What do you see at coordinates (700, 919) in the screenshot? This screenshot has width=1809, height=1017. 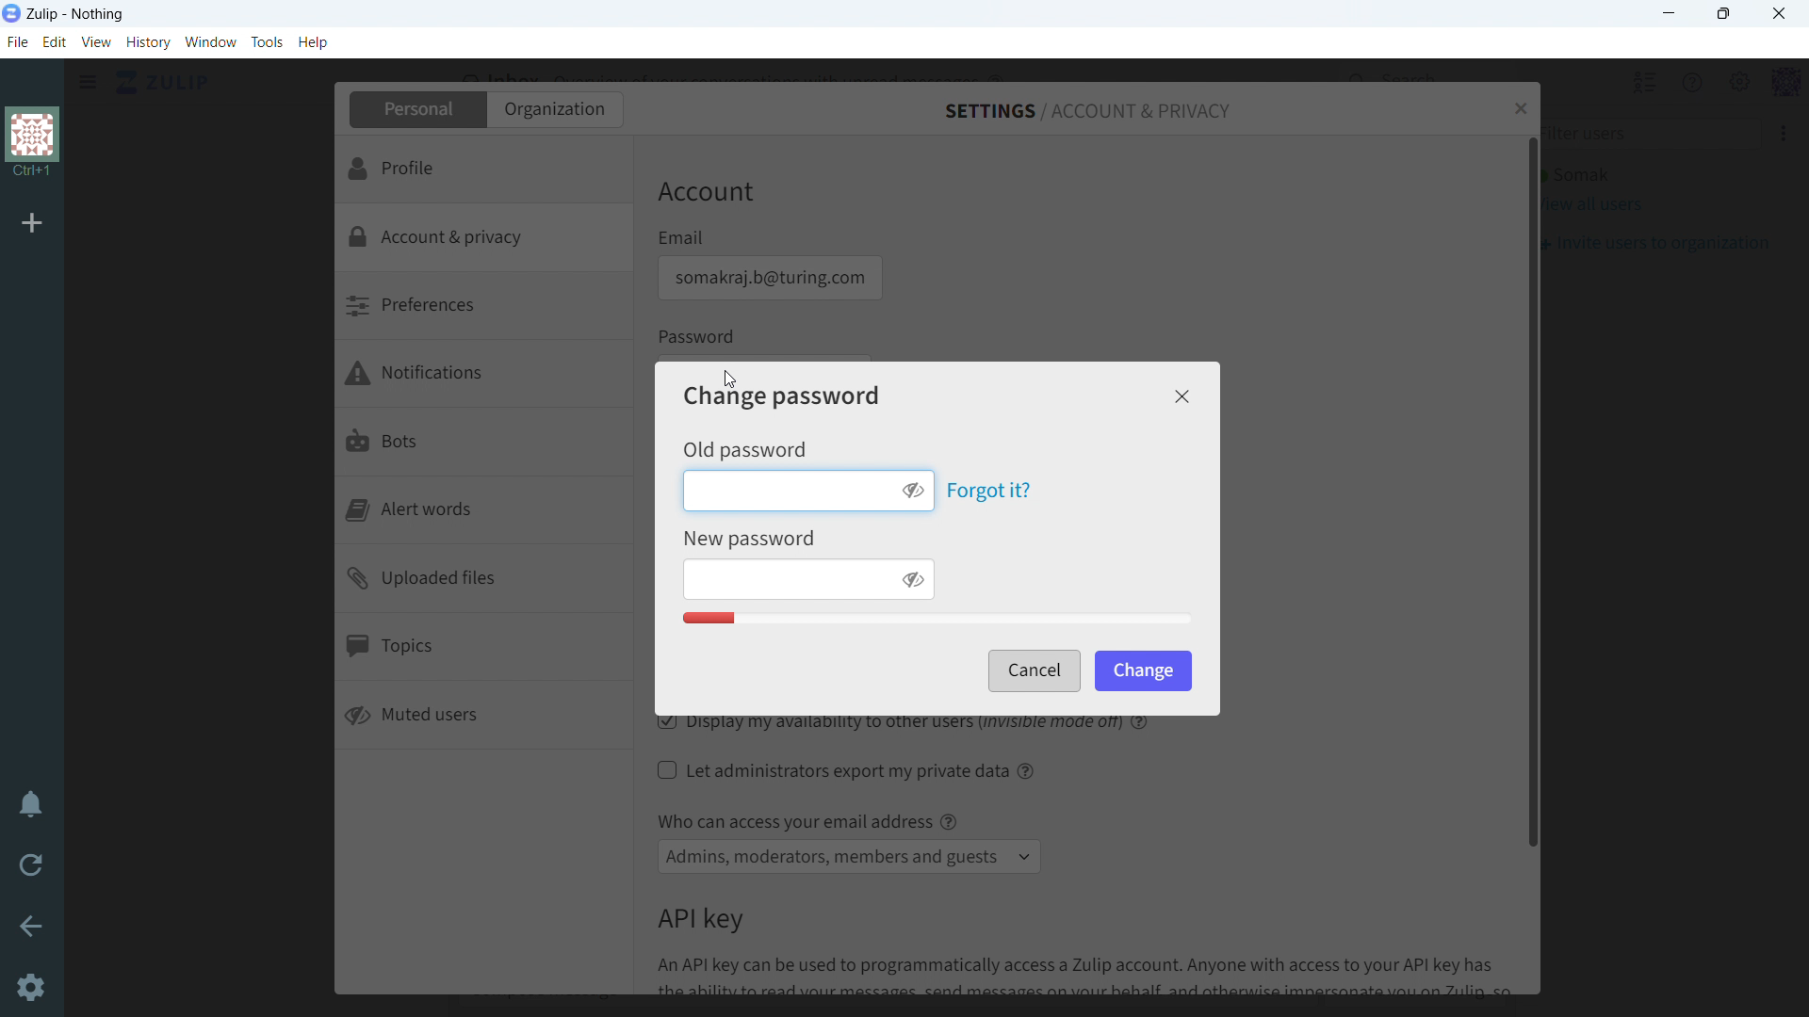 I see `API key` at bounding box center [700, 919].